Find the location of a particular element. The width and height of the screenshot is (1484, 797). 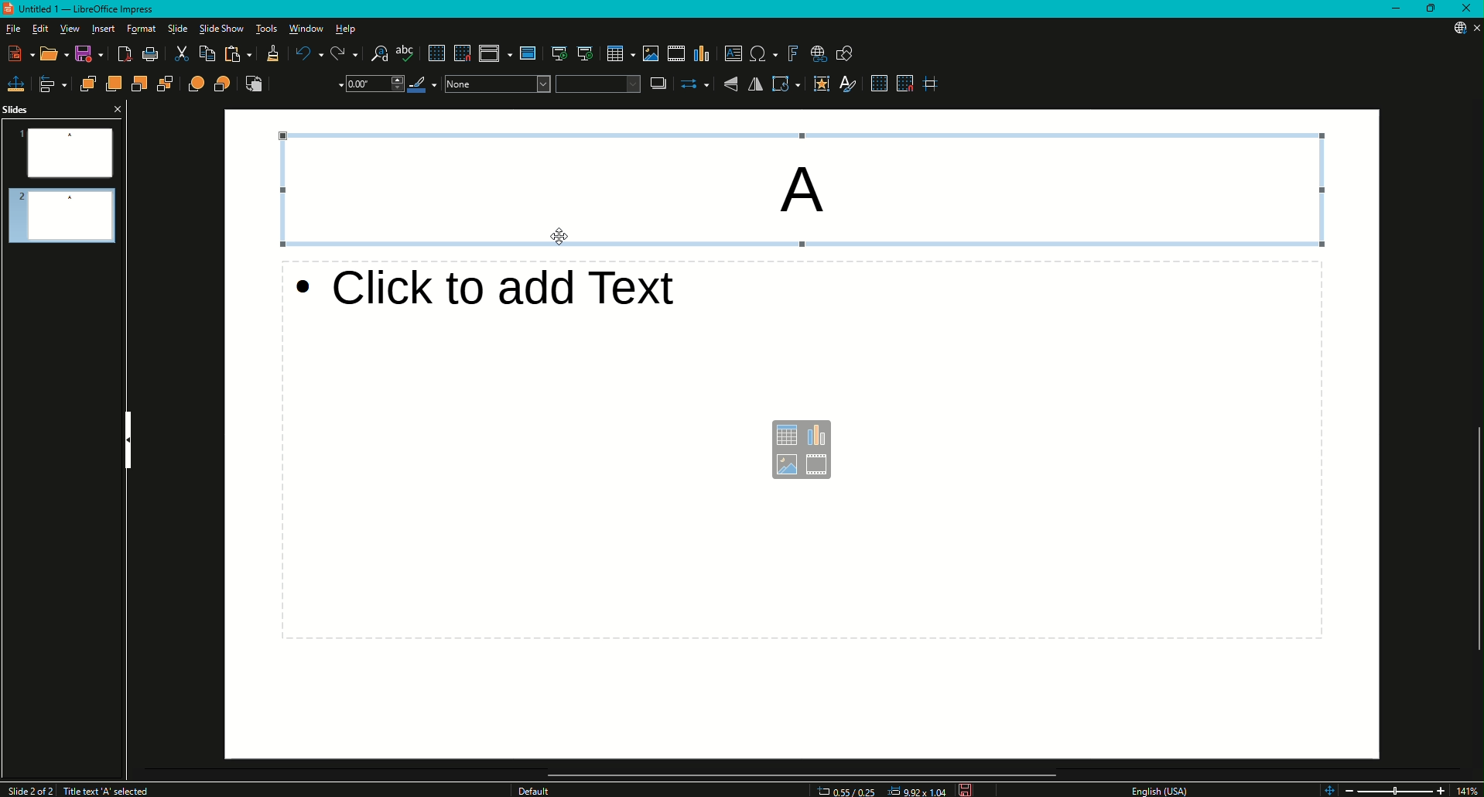

Insert Chart is located at coordinates (703, 53).